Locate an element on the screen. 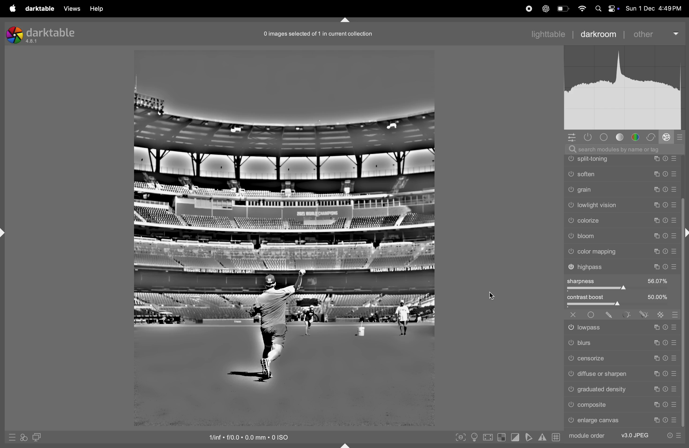  0 record is located at coordinates (320, 33).